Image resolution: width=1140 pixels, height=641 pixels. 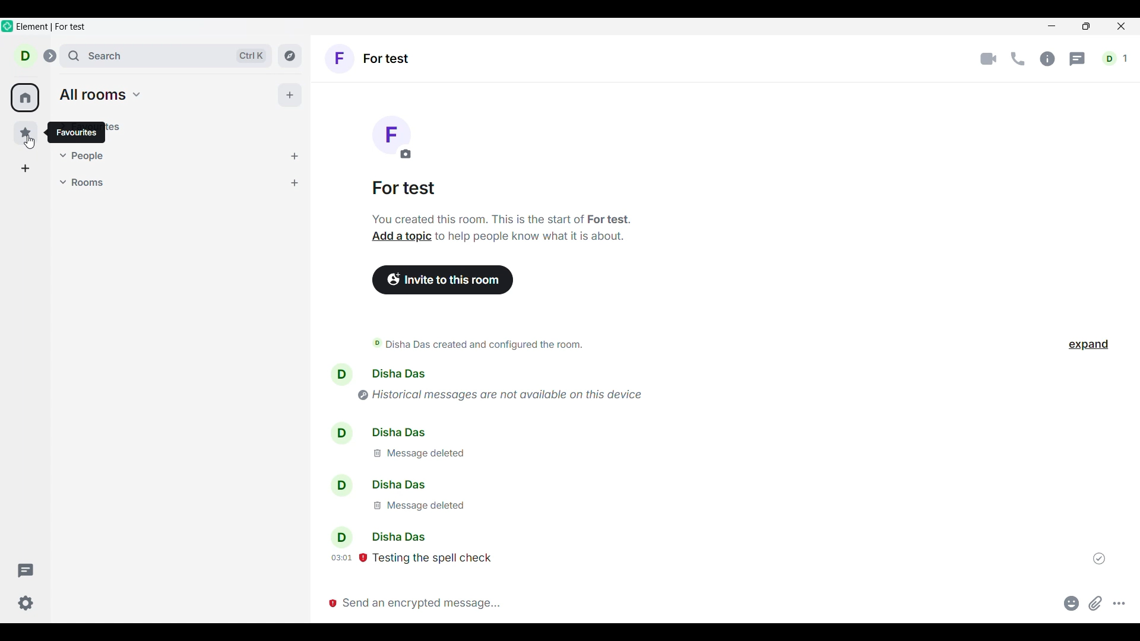 I want to click on Settings, so click(x=27, y=603).